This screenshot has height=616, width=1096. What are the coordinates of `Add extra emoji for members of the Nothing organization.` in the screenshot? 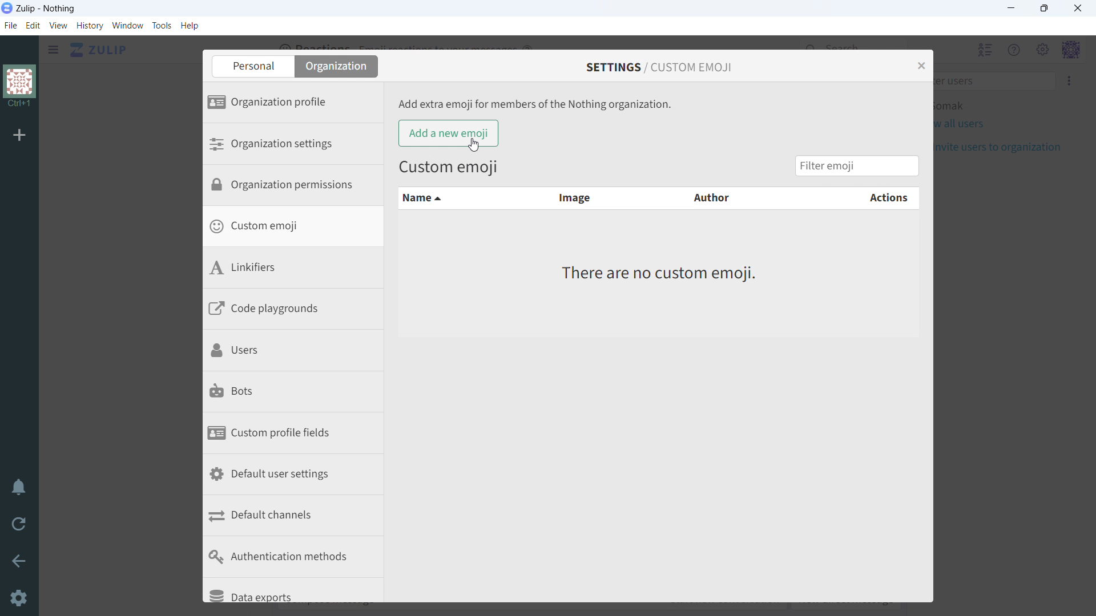 It's located at (535, 104).